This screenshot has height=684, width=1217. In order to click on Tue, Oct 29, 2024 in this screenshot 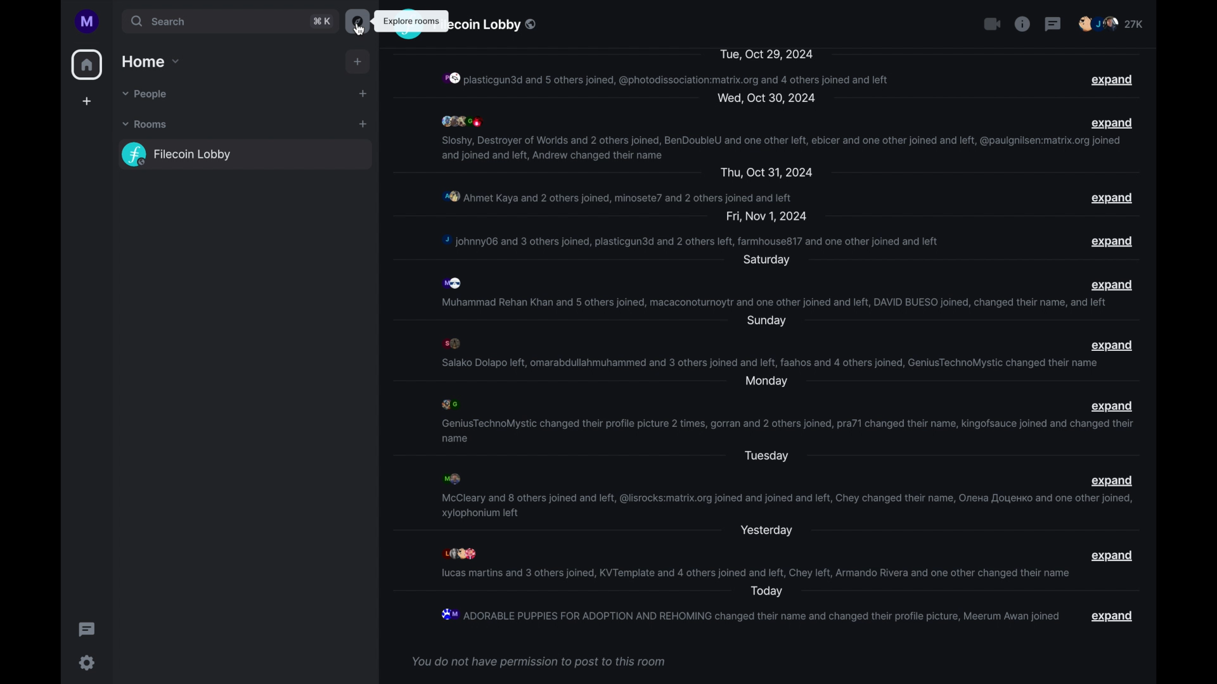, I will do `click(766, 53)`.